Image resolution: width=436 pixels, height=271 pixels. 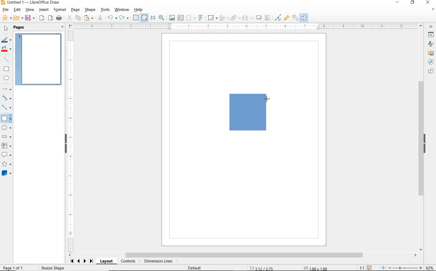 What do you see at coordinates (246, 26) in the screenshot?
I see `RULER` at bounding box center [246, 26].